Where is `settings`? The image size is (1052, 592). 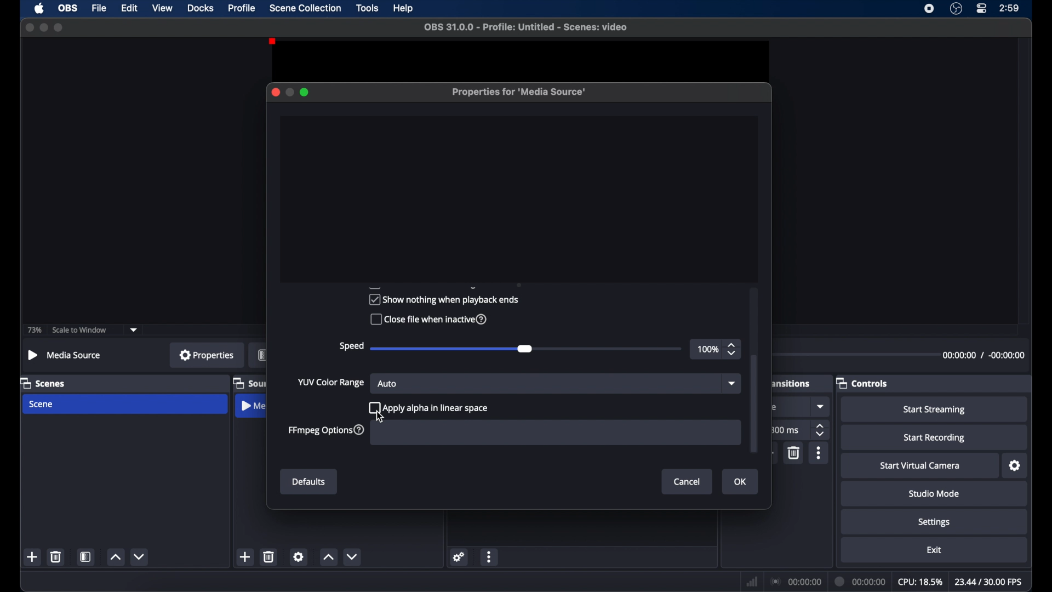
settings is located at coordinates (934, 523).